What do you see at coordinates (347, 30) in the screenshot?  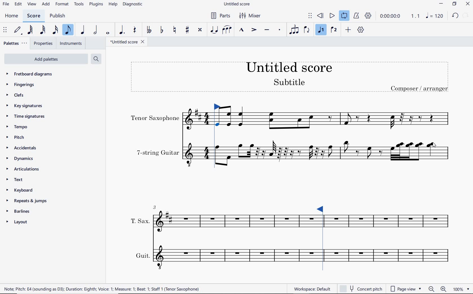 I see `ADD` at bounding box center [347, 30].